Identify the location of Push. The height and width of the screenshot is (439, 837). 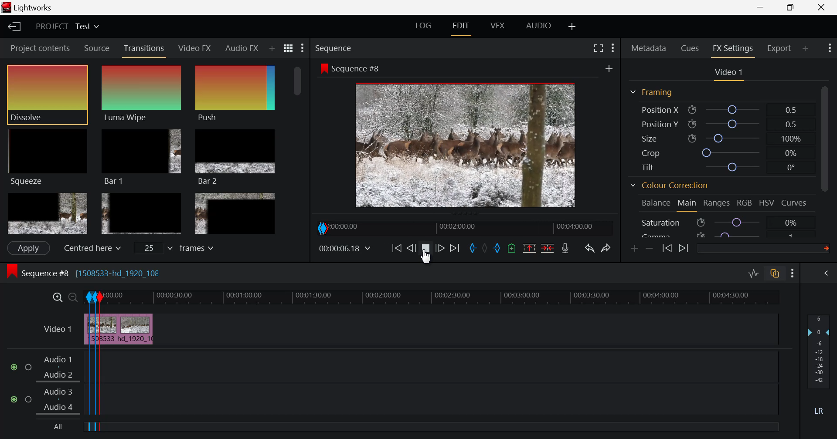
(235, 94).